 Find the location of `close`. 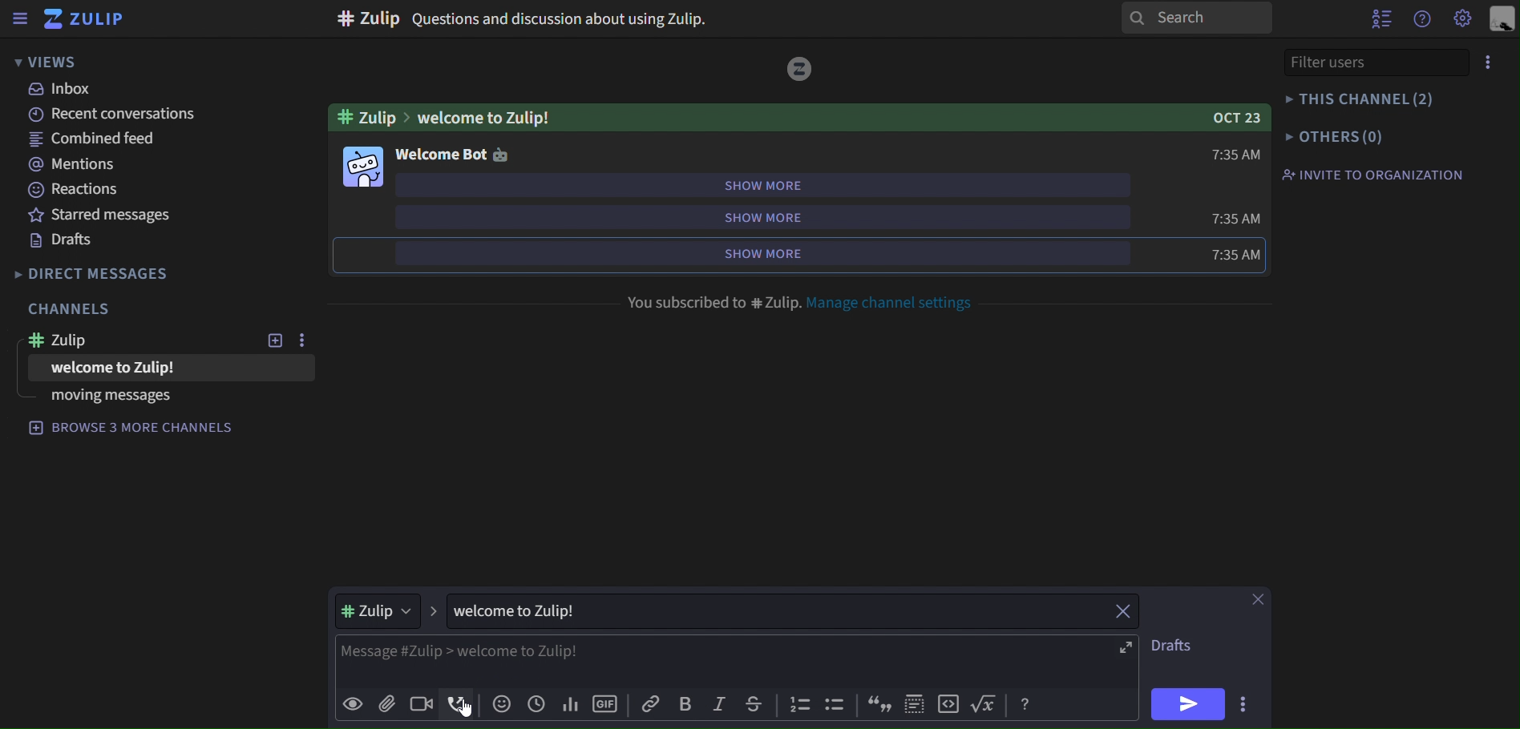

close is located at coordinates (1121, 610).